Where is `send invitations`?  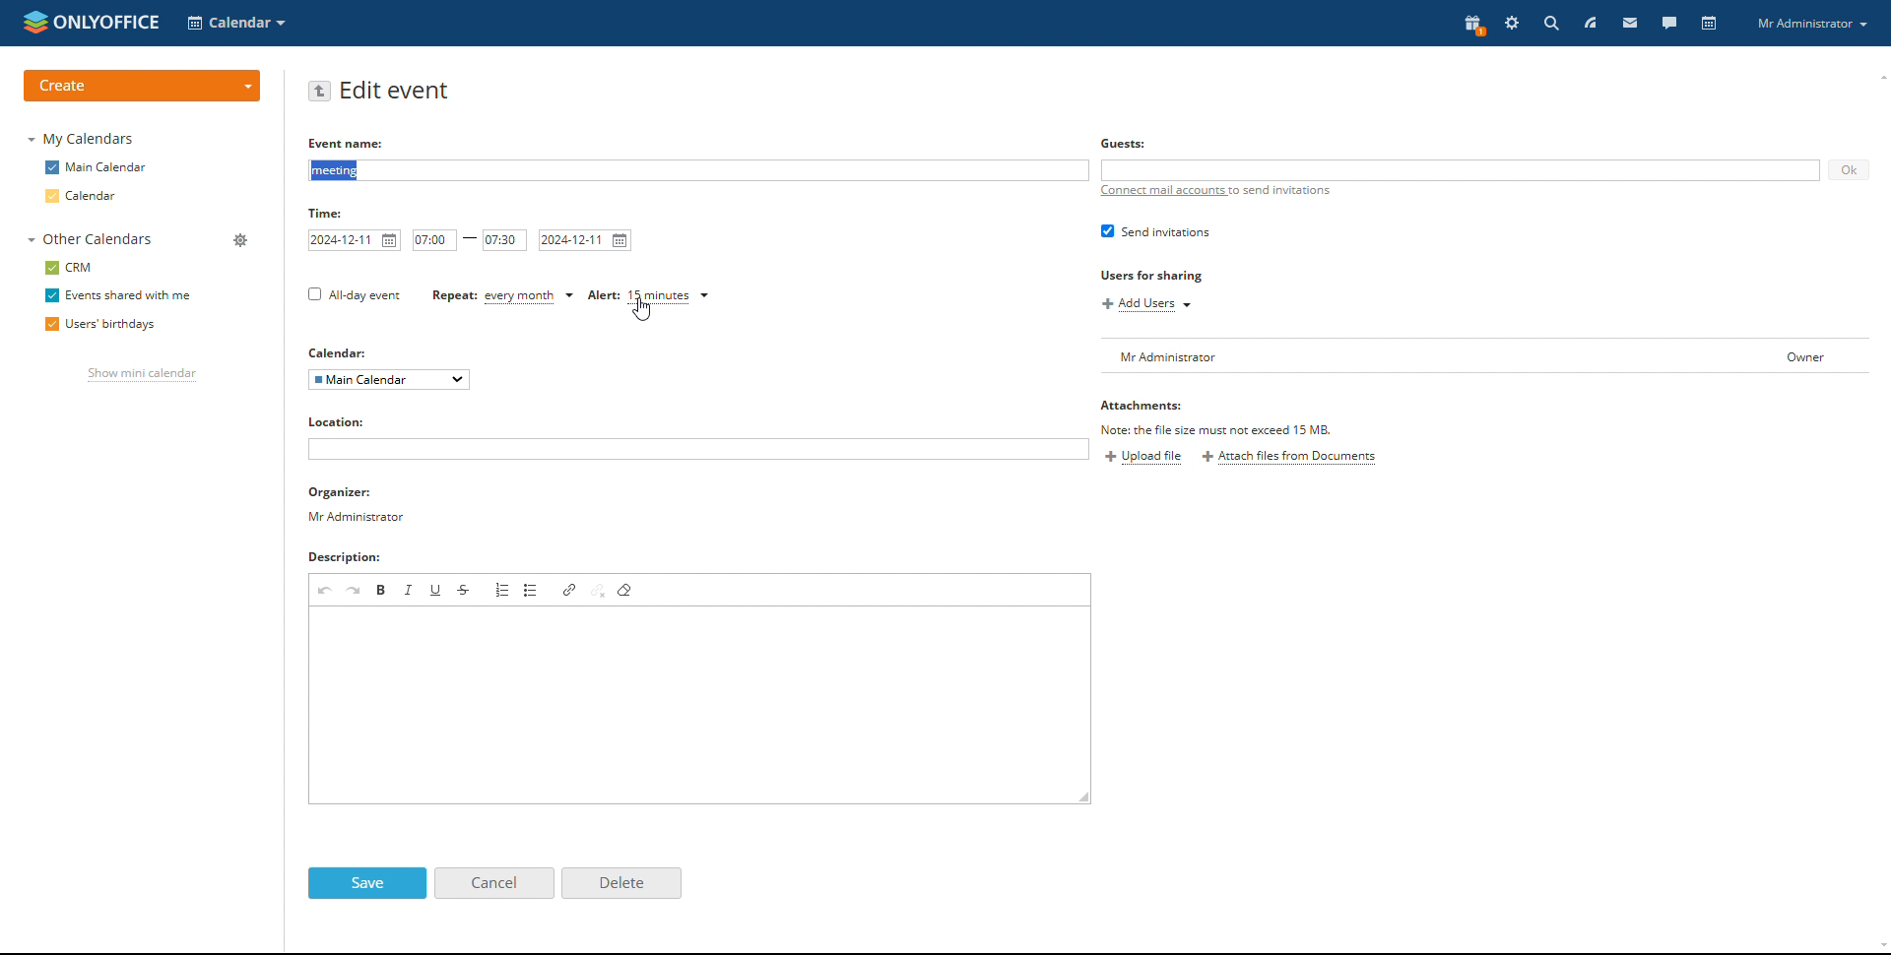 send invitations is located at coordinates (1154, 232).